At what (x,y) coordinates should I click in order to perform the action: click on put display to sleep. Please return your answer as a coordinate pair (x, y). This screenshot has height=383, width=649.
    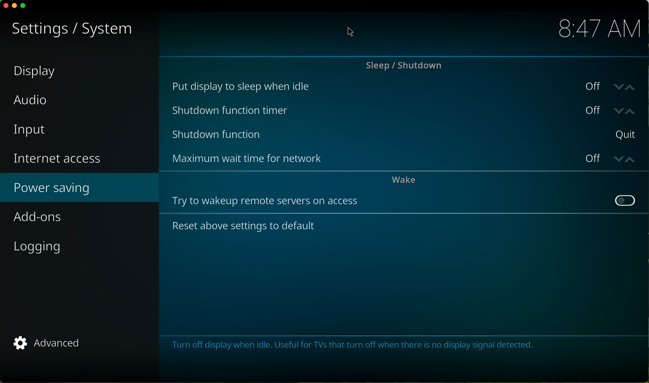
    Looking at the image, I should click on (245, 87).